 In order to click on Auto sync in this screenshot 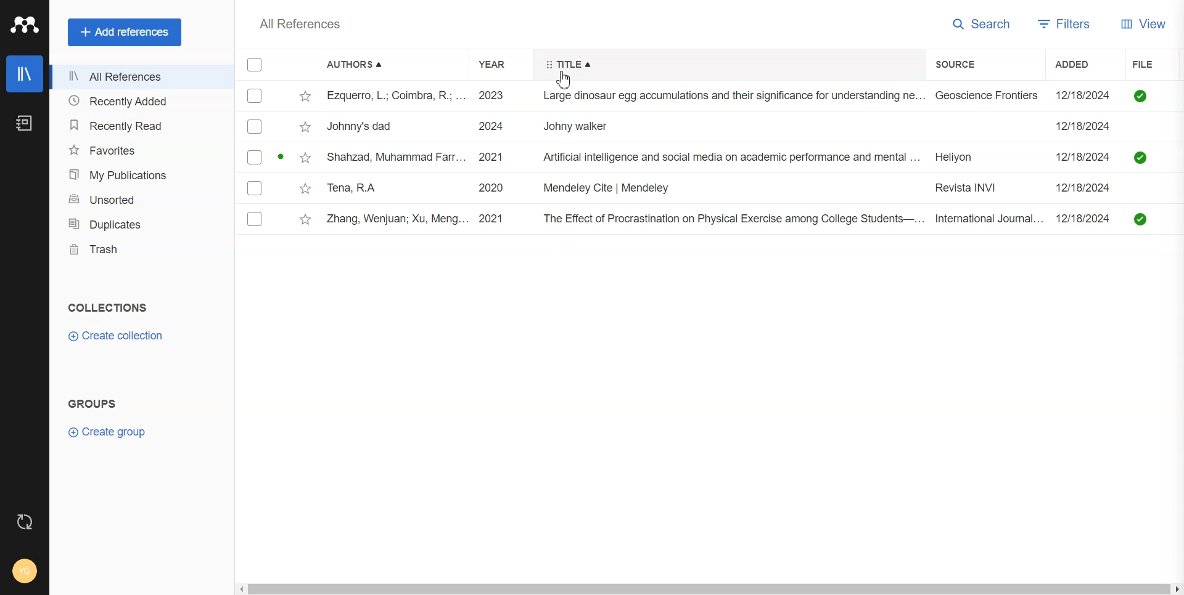, I will do `click(25, 522)`.